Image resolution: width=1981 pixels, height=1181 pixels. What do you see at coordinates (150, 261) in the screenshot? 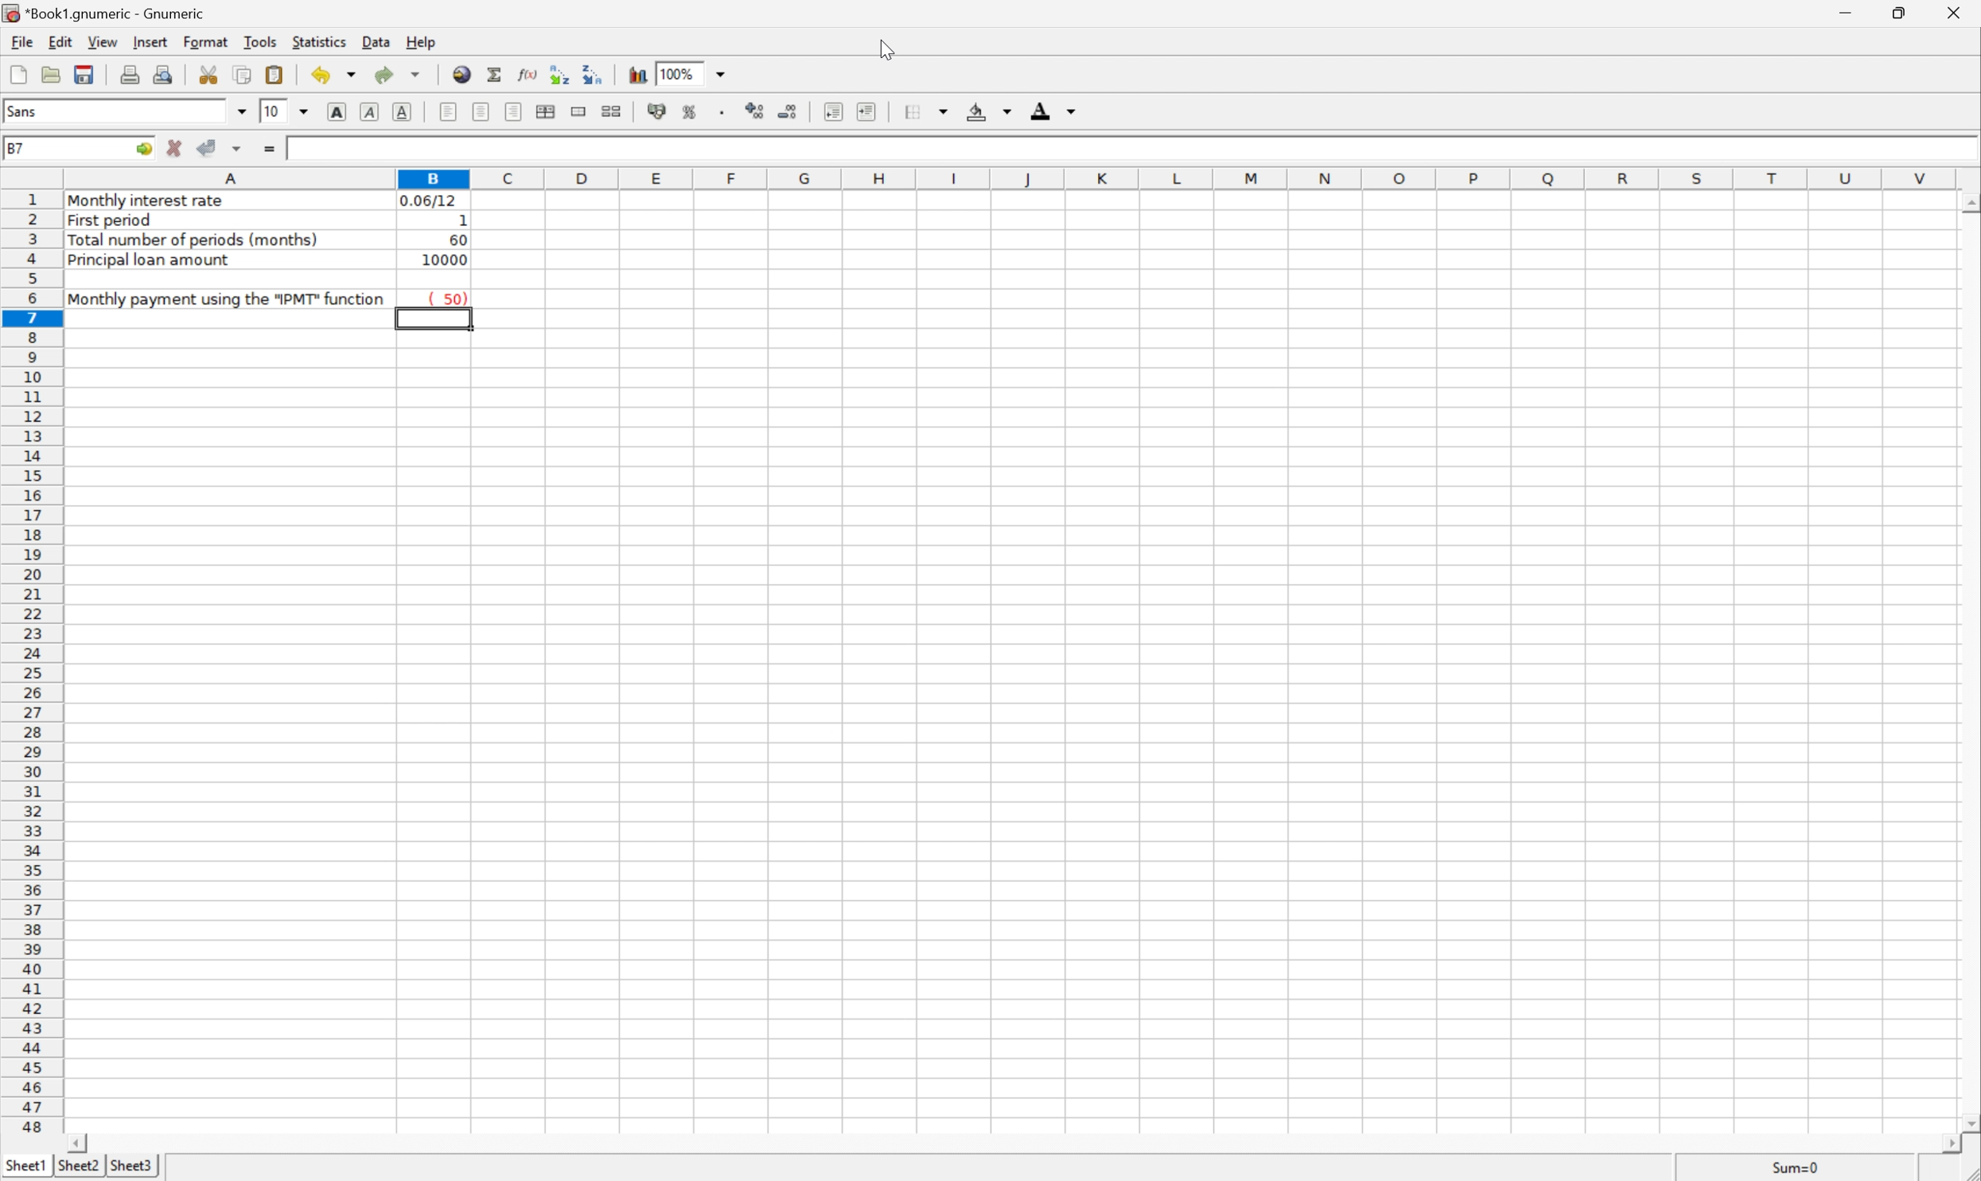
I see `Principal loan amount` at bounding box center [150, 261].